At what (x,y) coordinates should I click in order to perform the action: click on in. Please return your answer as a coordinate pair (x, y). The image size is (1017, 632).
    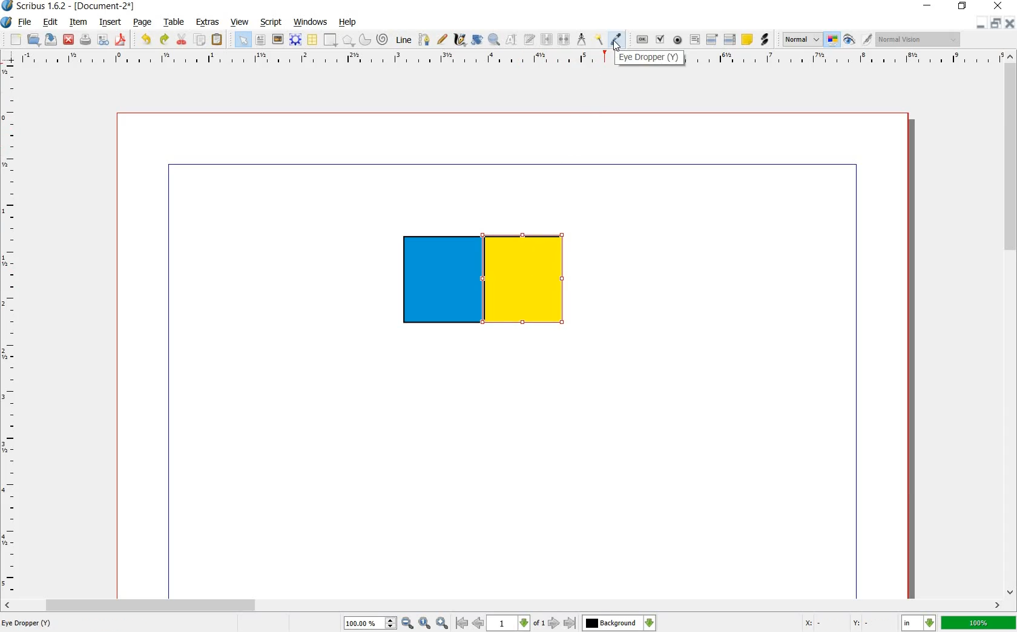
    Looking at the image, I should click on (917, 622).